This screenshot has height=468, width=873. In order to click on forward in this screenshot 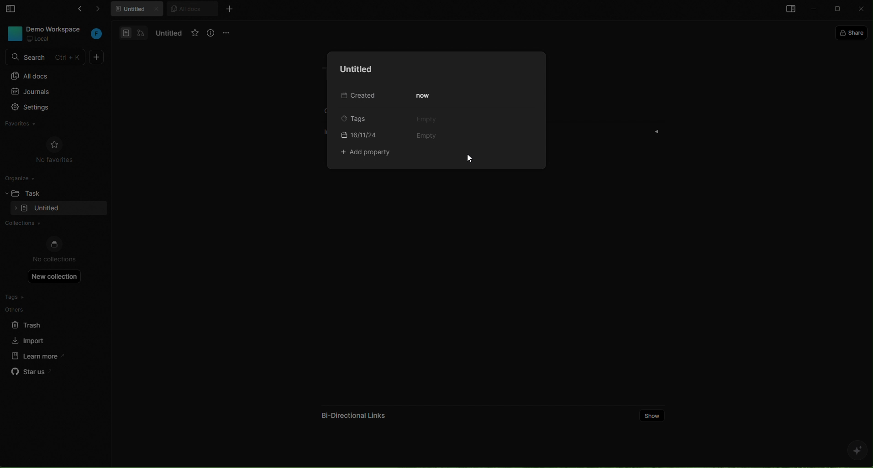, I will do `click(102, 10)`.